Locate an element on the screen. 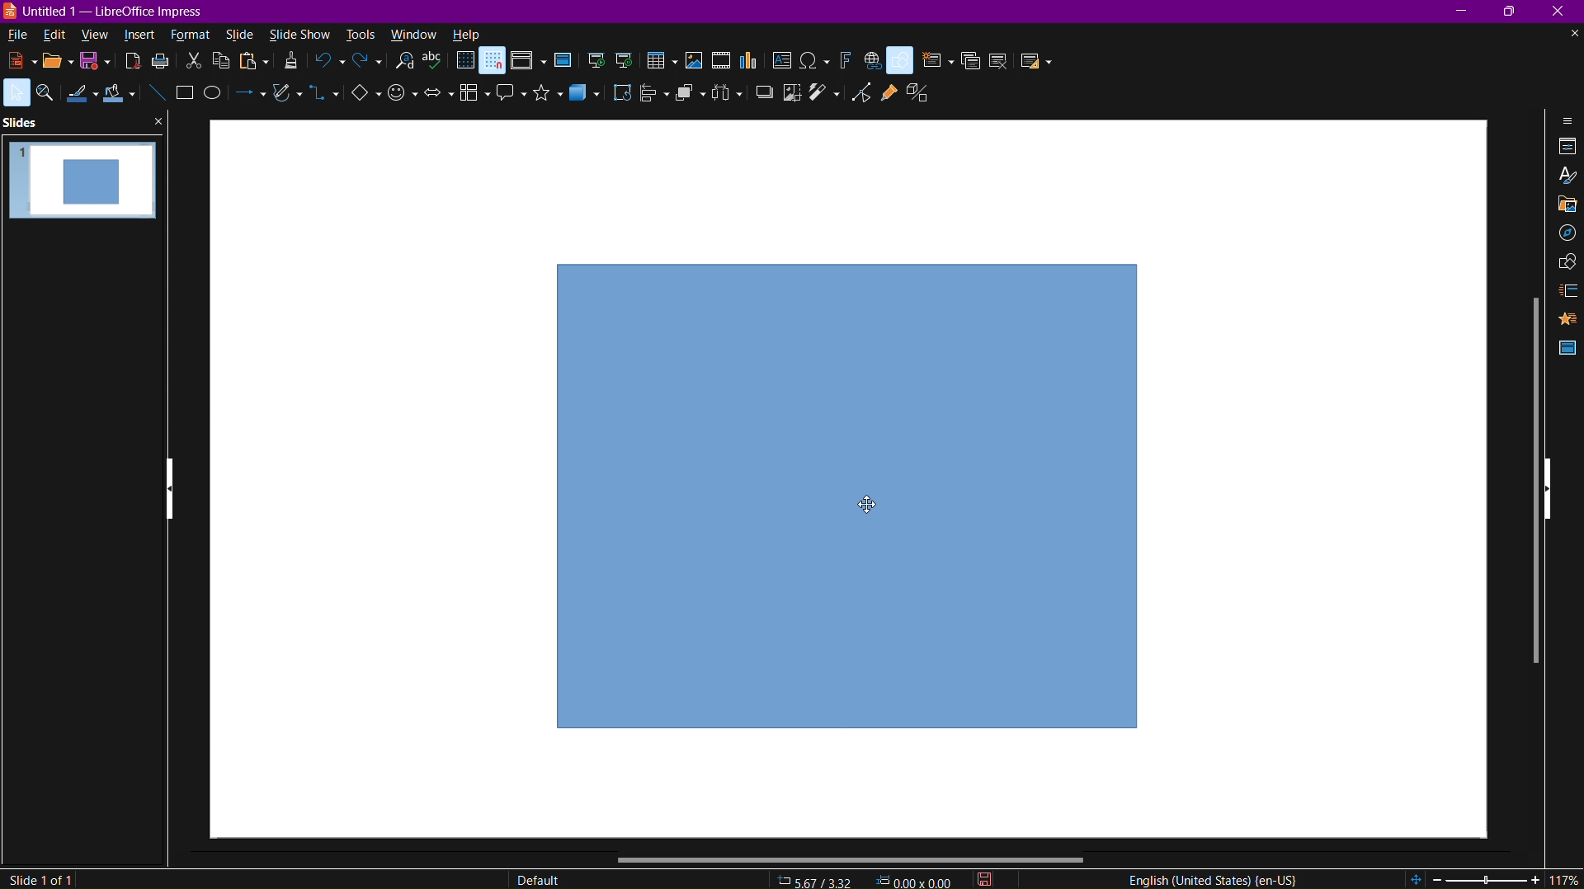  Close is located at coordinates (1563, 12).